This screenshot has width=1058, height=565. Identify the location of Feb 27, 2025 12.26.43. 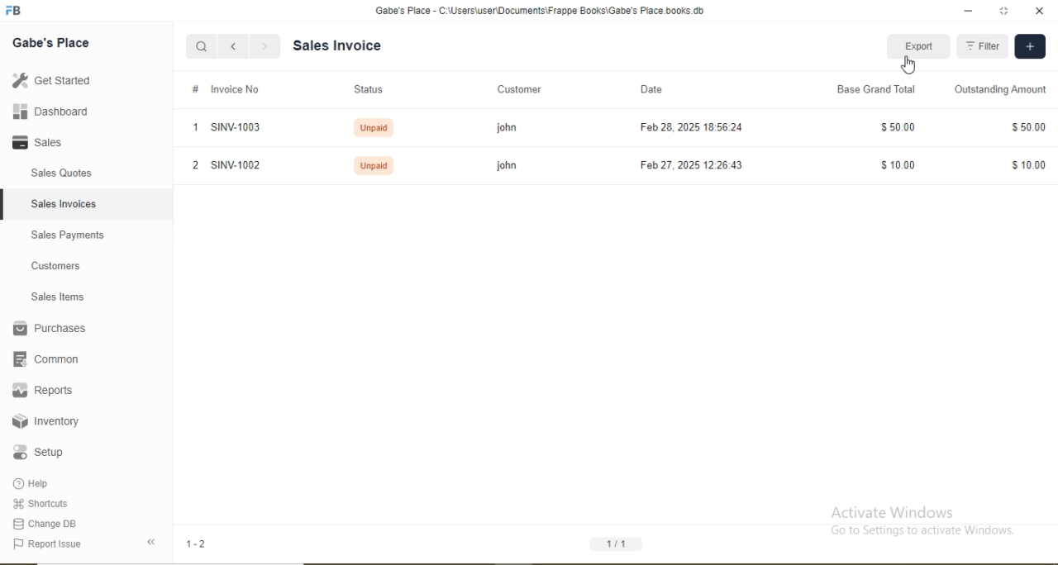
(683, 164).